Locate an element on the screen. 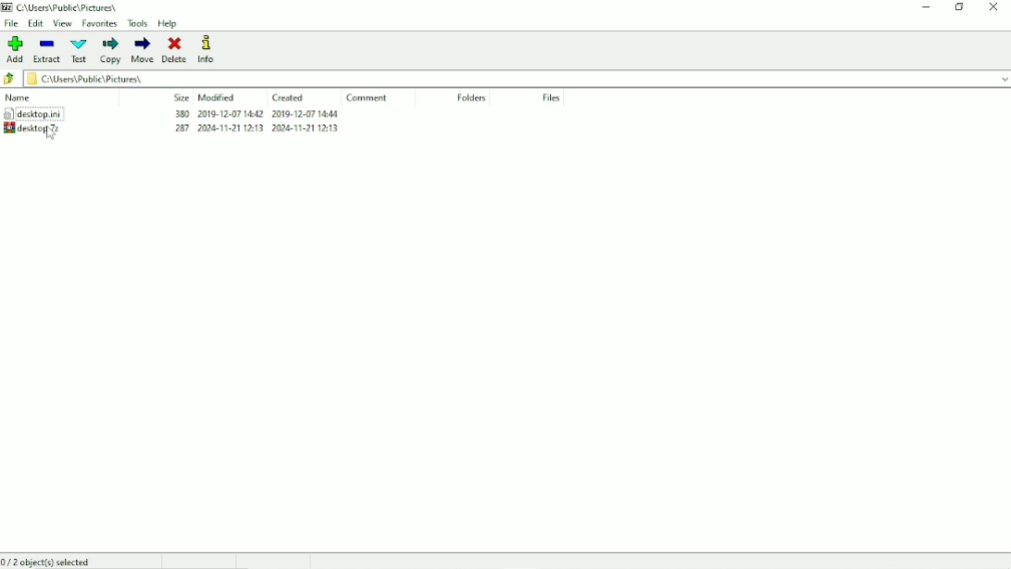 Image resolution: width=1011 pixels, height=569 pixels. c/Users\Publc\ Pictures is located at coordinates (73, 7).